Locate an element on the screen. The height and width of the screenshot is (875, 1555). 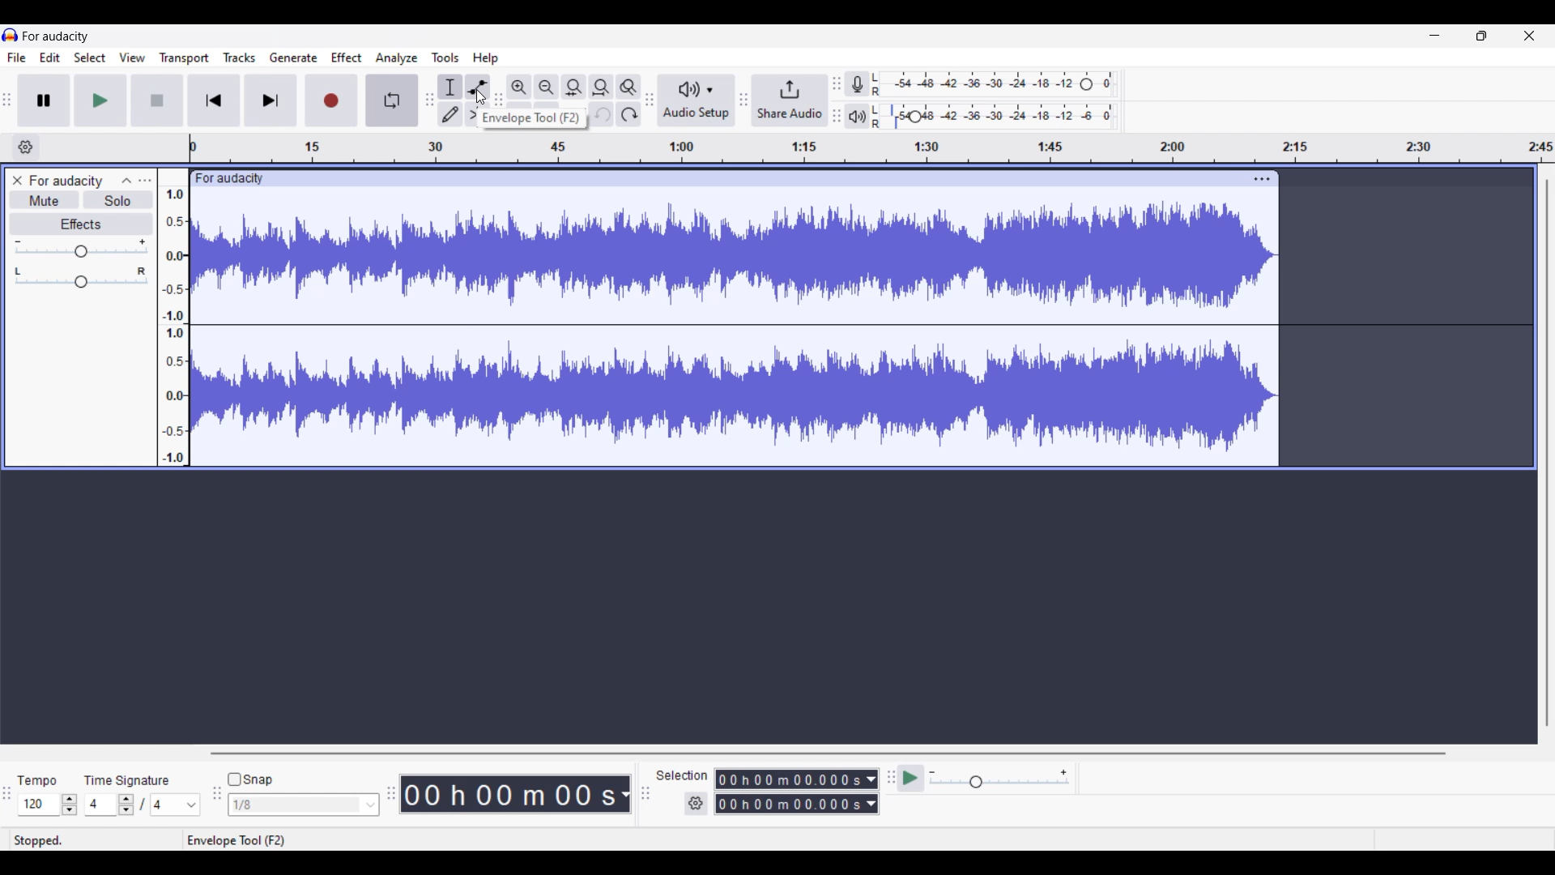
Selection duration is located at coordinates (789, 791).